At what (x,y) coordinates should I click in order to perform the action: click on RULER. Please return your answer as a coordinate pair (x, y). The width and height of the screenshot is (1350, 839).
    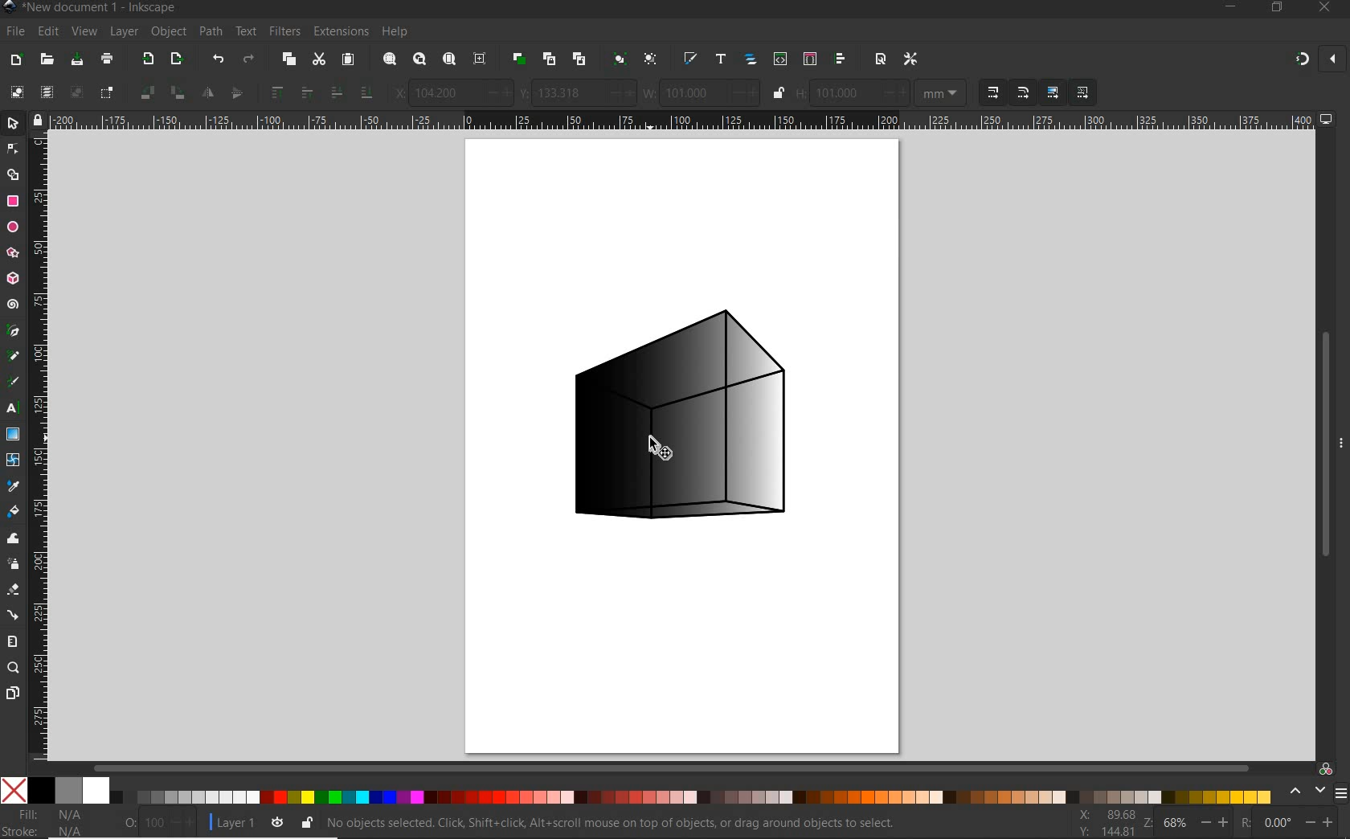
    Looking at the image, I should click on (682, 120).